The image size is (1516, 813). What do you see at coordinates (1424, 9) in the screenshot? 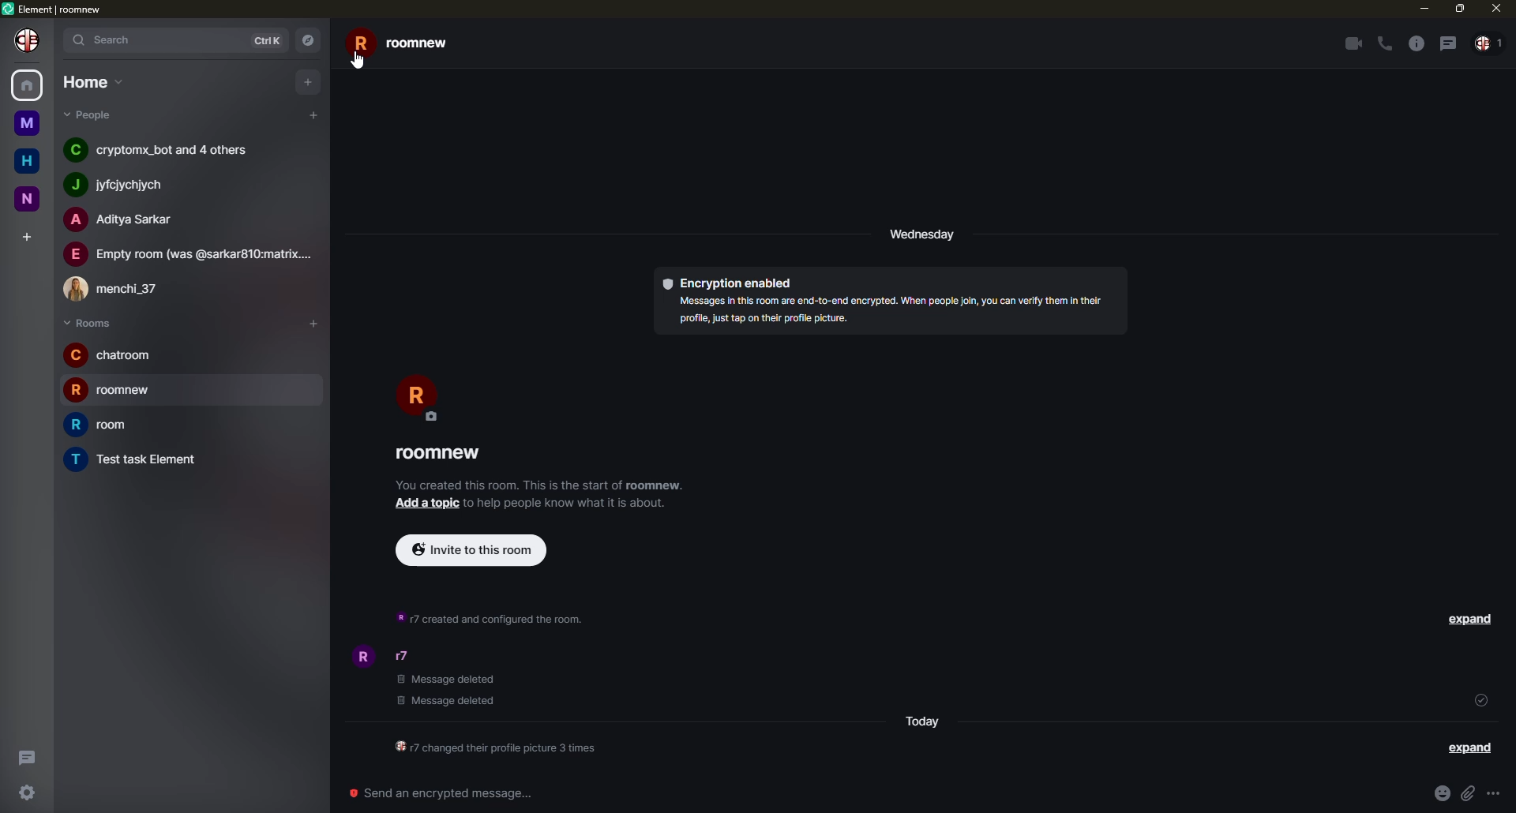
I see `mi` at bounding box center [1424, 9].